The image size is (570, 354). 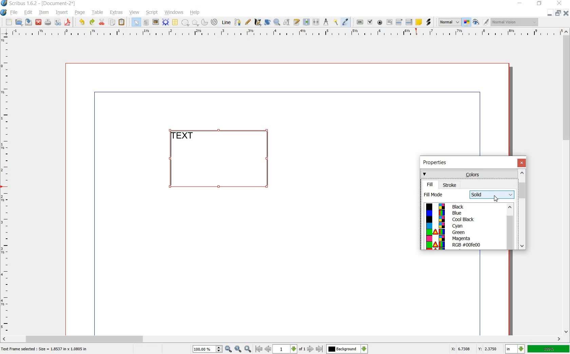 What do you see at coordinates (389, 22) in the screenshot?
I see `pdf text field` at bounding box center [389, 22].